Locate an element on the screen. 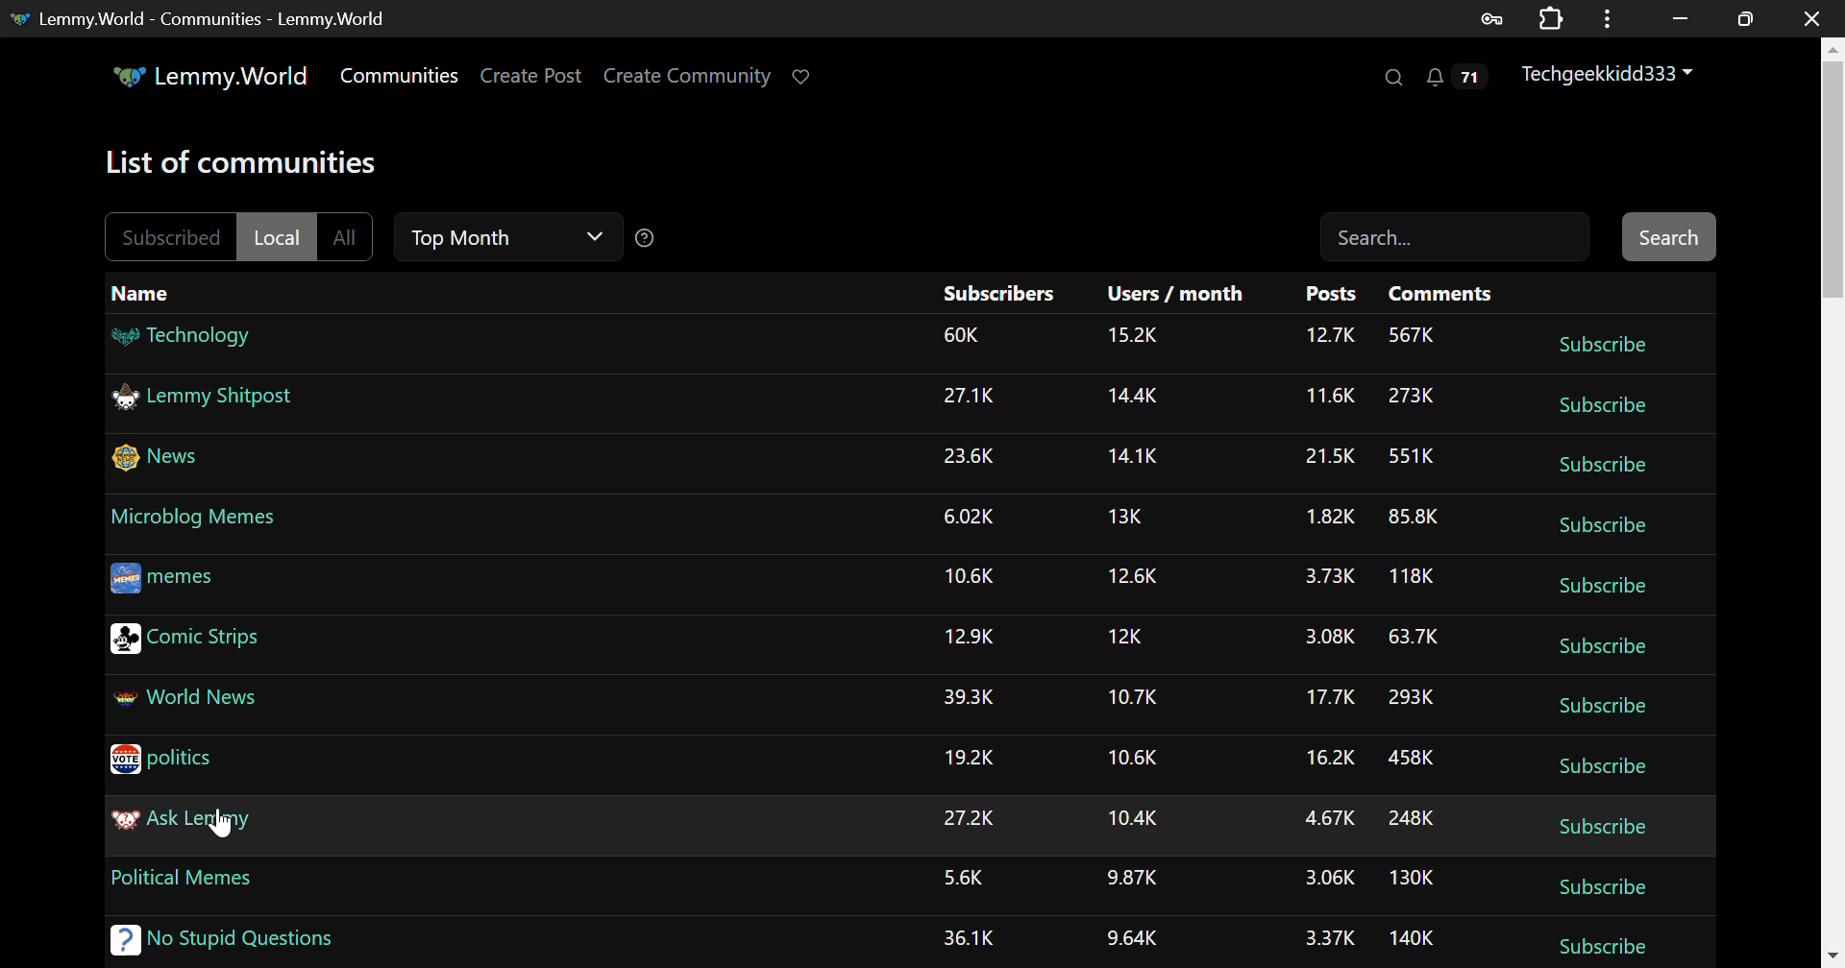 This screenshot has width=1845, height=968. Subscribe is located at coordinates (1603, 465).